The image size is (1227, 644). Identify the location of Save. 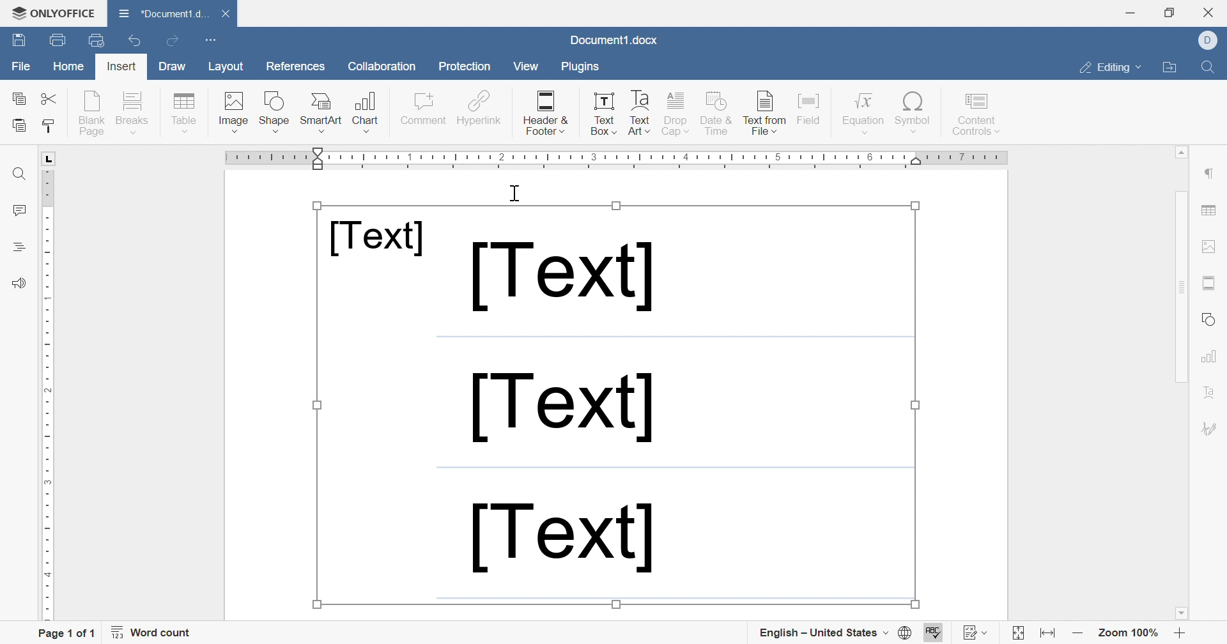
(17, 40).